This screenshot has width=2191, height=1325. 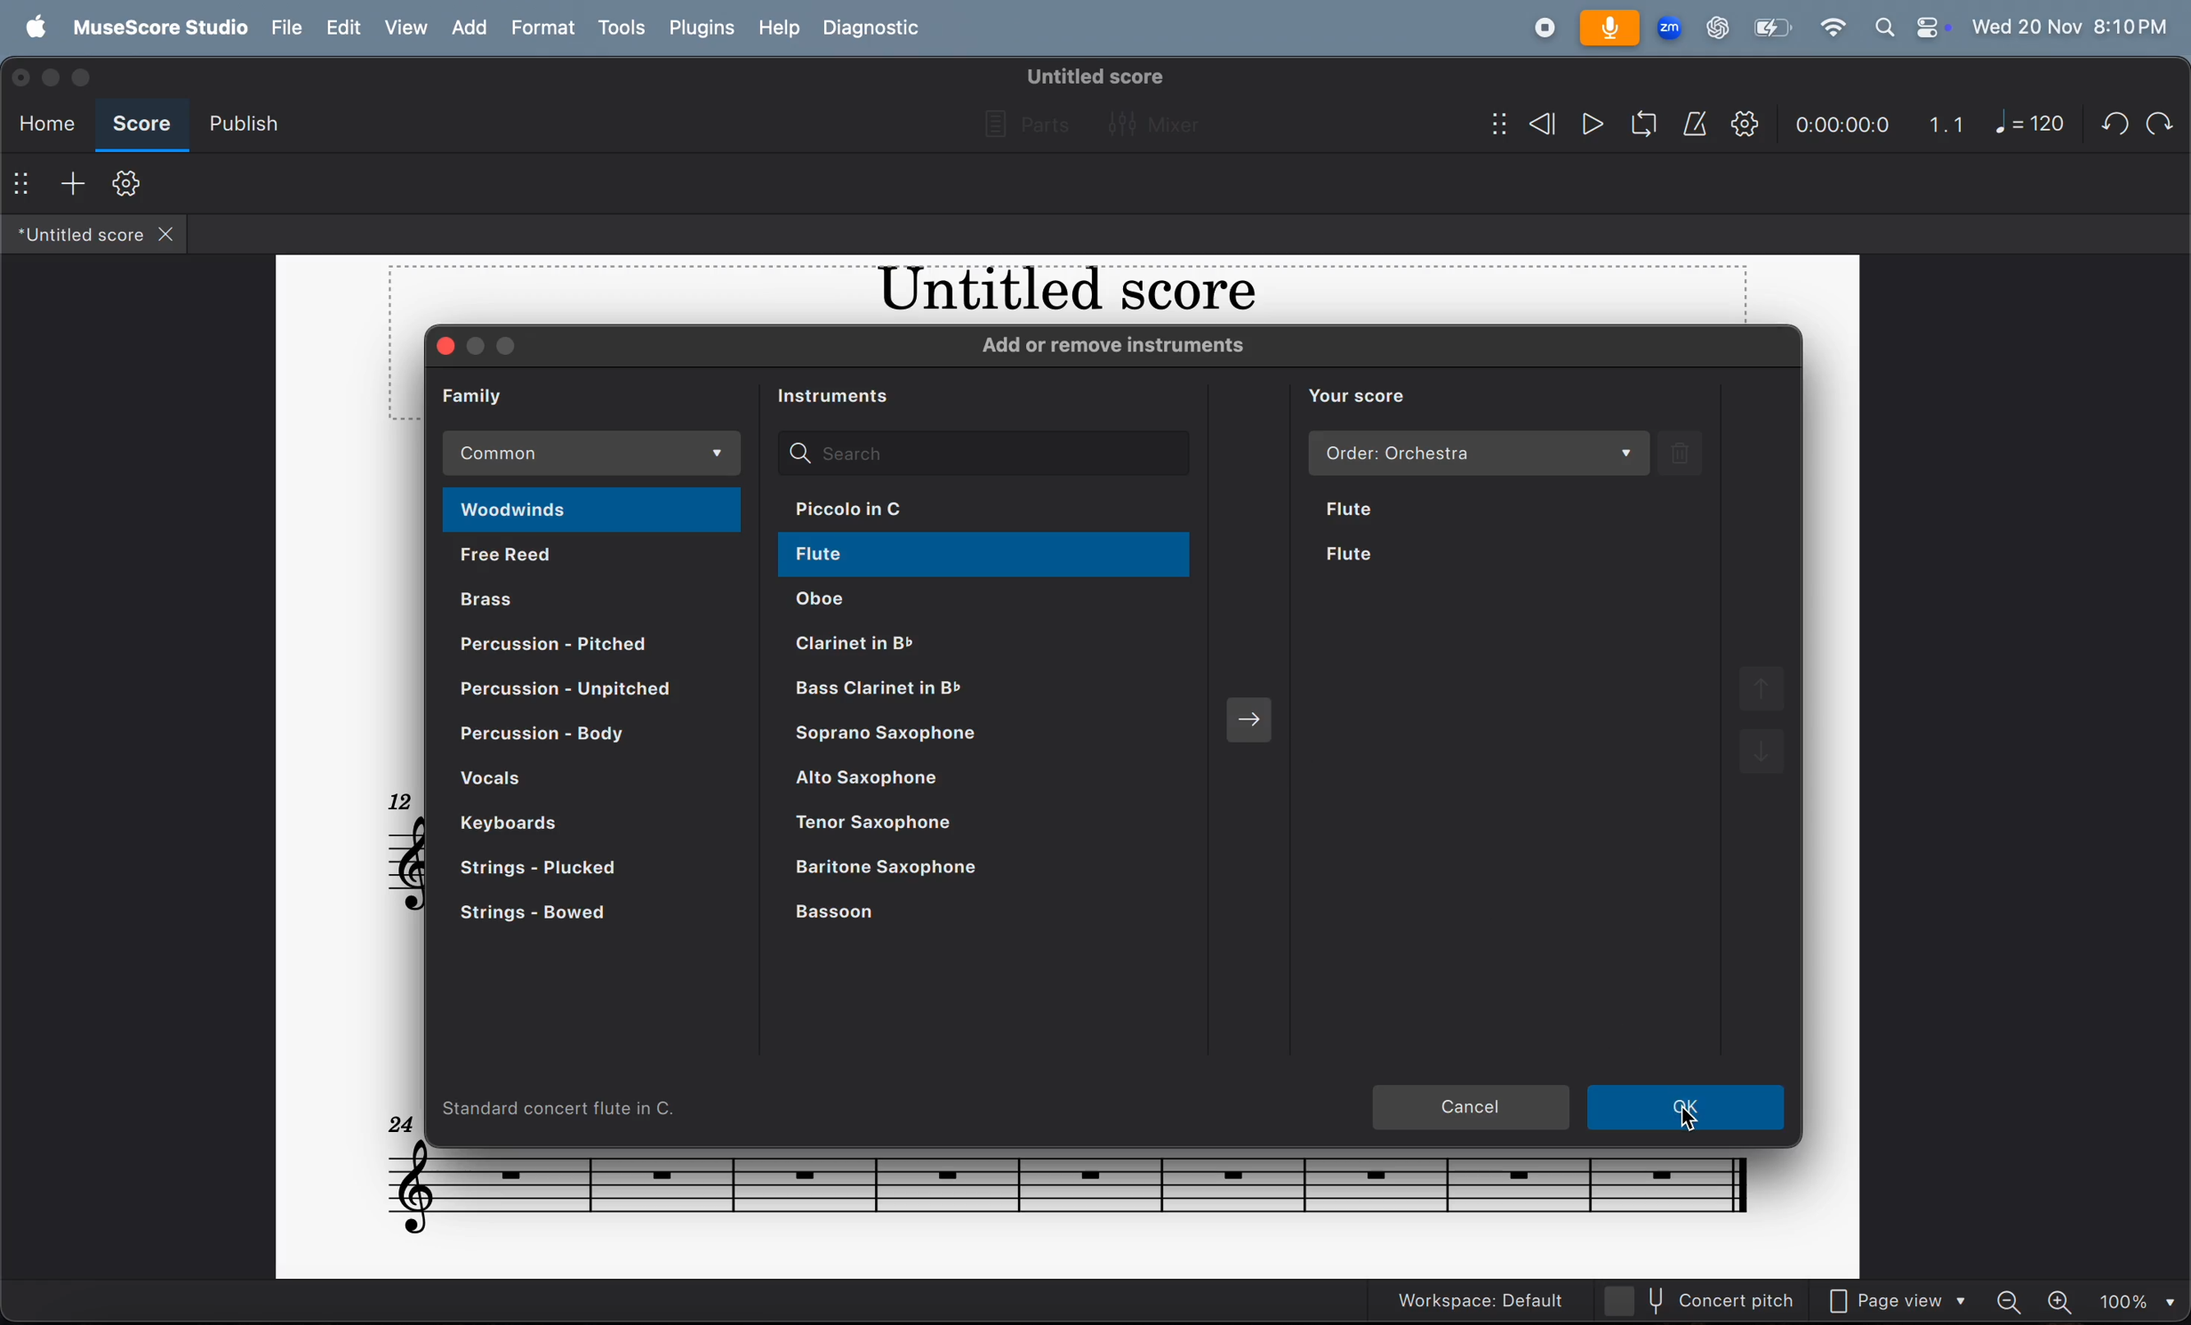 I want to click on basson, so click(x=974, y=914).